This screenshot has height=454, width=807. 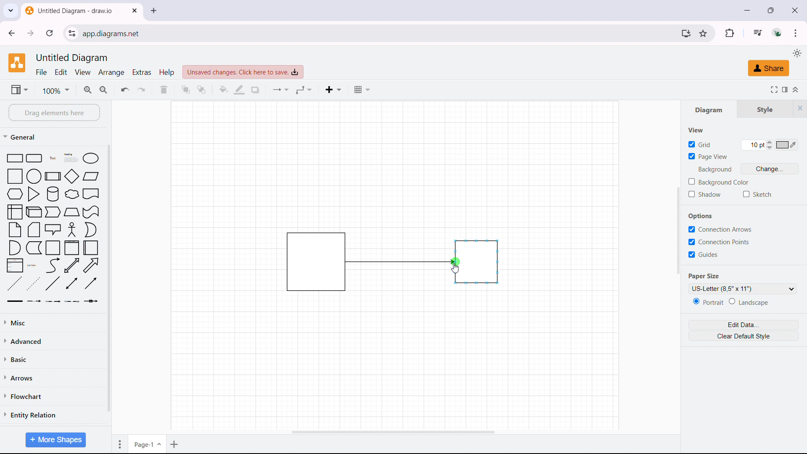 What do you see at coordinates (201, 90) in the screenshot?
I see `to back` at bounding box center [201, 90].